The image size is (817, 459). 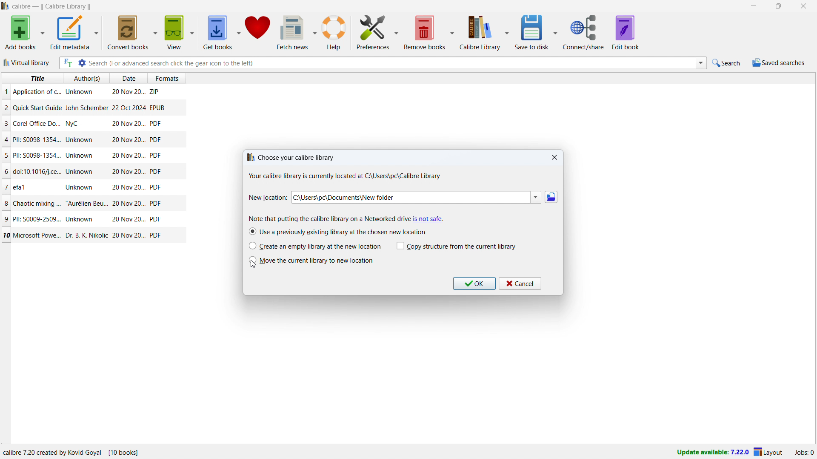 What do you see at coordinates (778, 6) in the screenshot?
I see `maximize` at bounding box center [778, 6].